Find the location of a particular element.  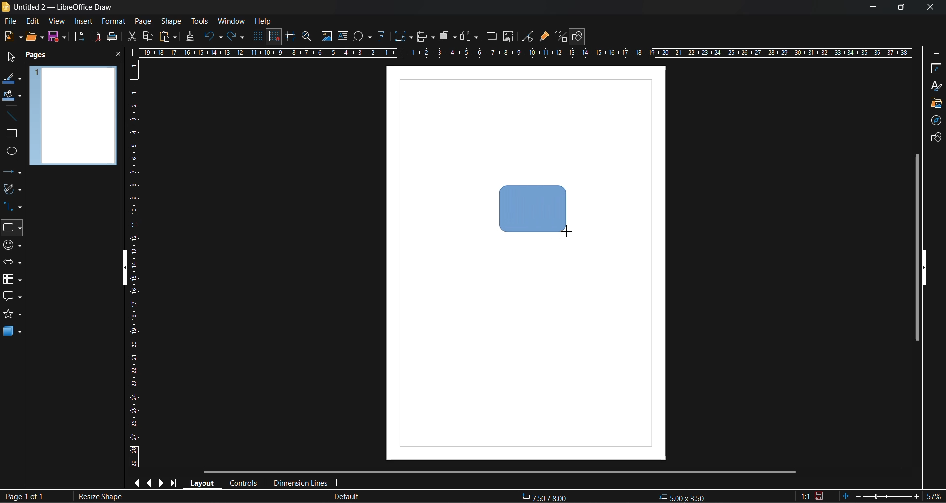

insert line is located at coordinates (15, 118).